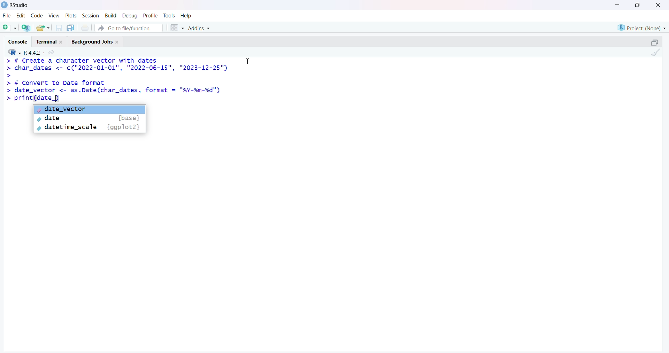  Describe the element at coordinates (31, 52) in the screenshot. I see `R.4.2.2` at that location.